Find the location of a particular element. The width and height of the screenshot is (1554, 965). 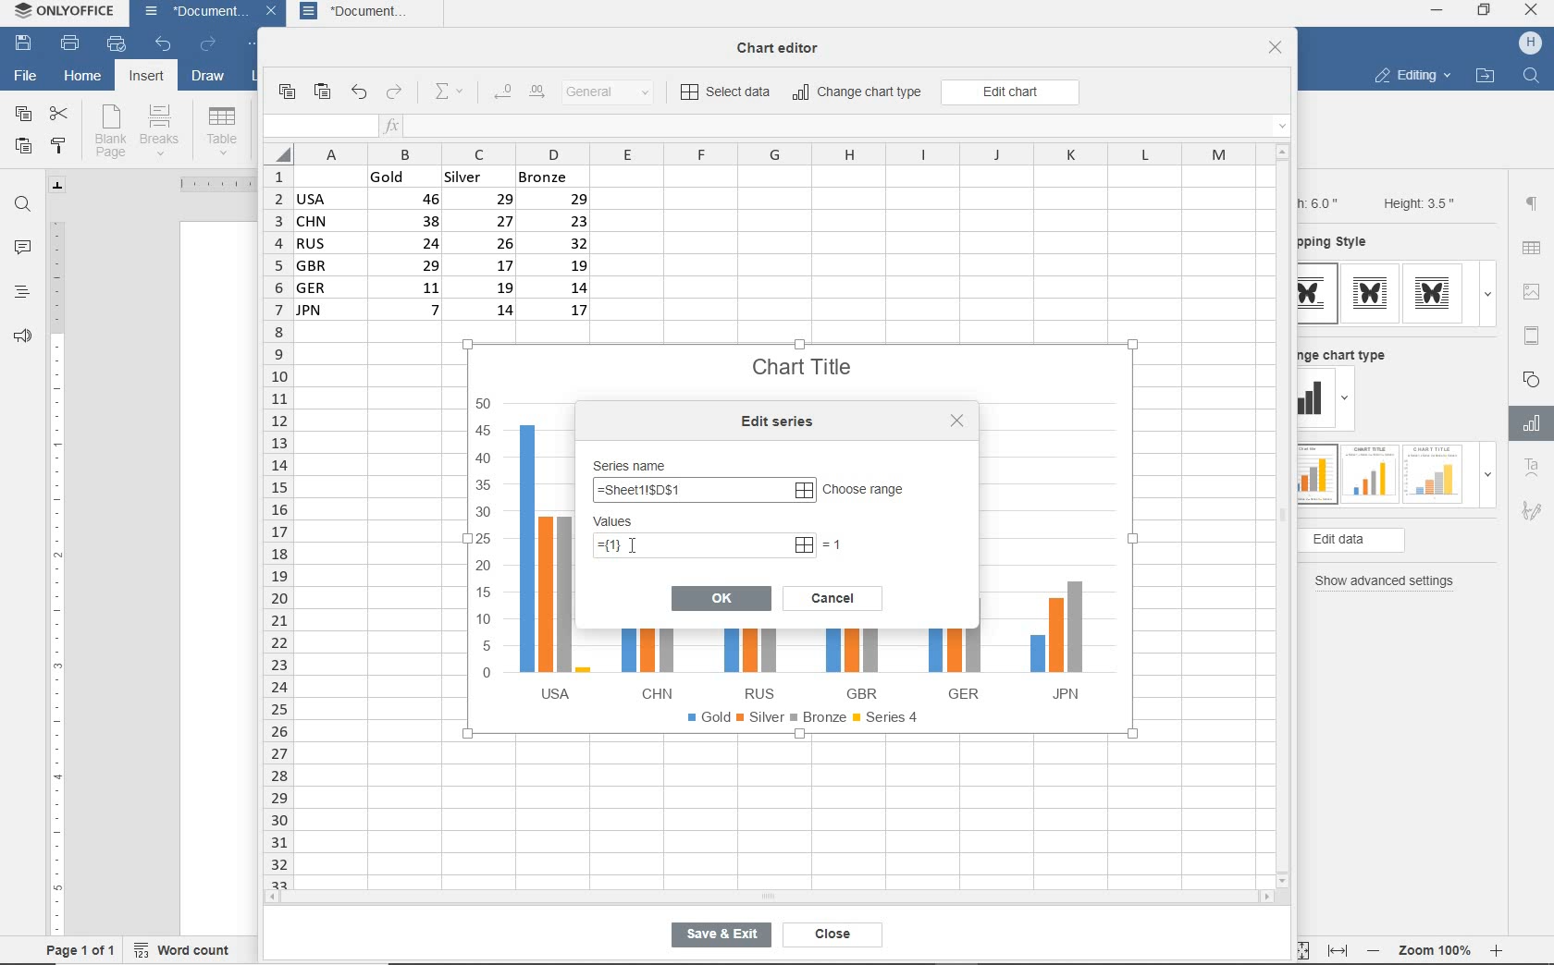

number format is located at coordinates (615, 93).